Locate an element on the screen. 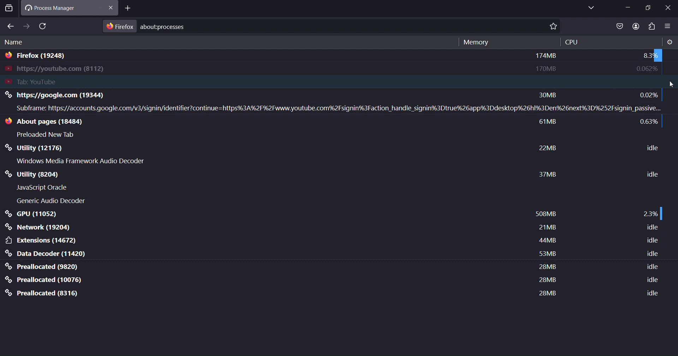 The width and height of the screenshot is (678, 356). idle is located at coordinates (652, 282).